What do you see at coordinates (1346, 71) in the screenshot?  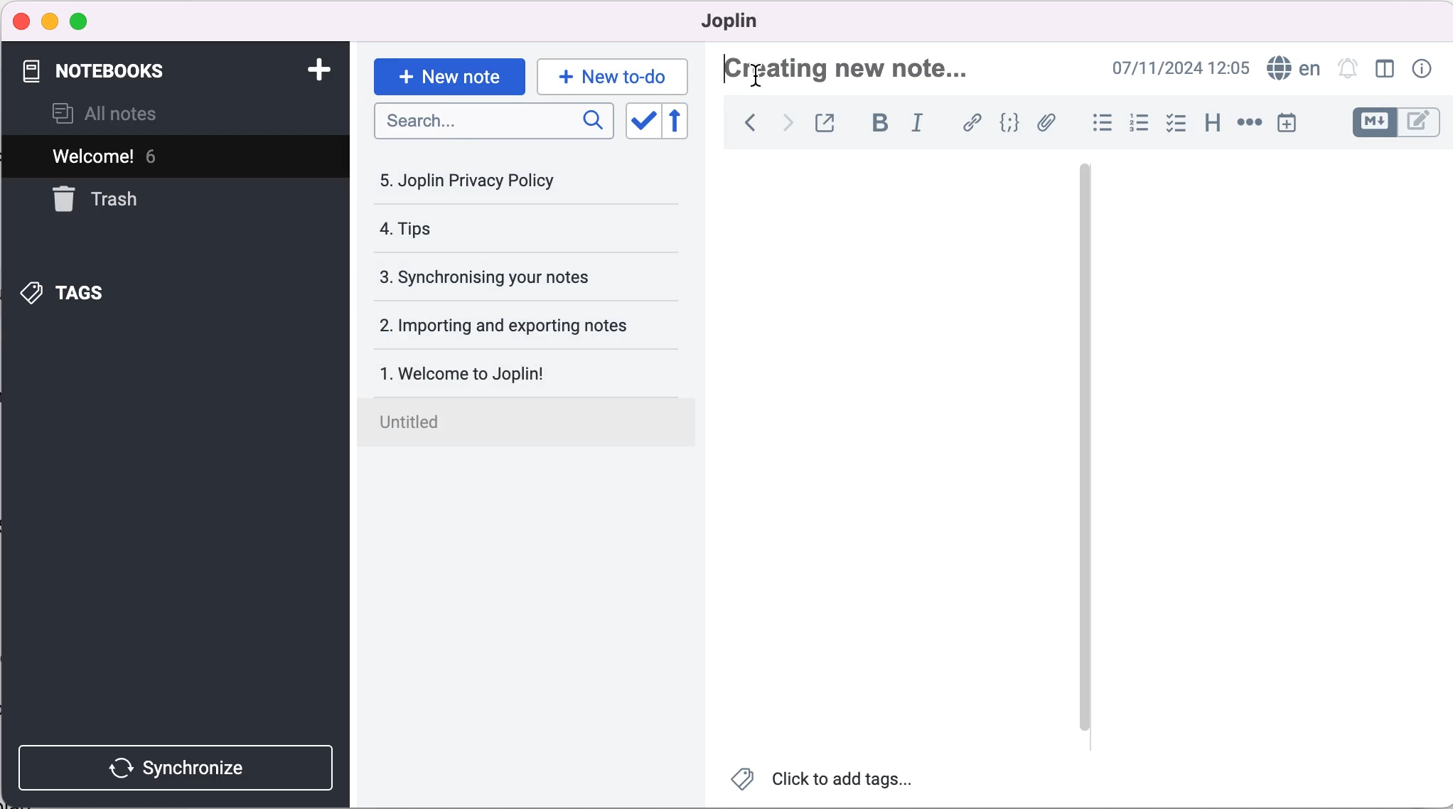 I see `set alarm` at bounding box center [1346, 71].